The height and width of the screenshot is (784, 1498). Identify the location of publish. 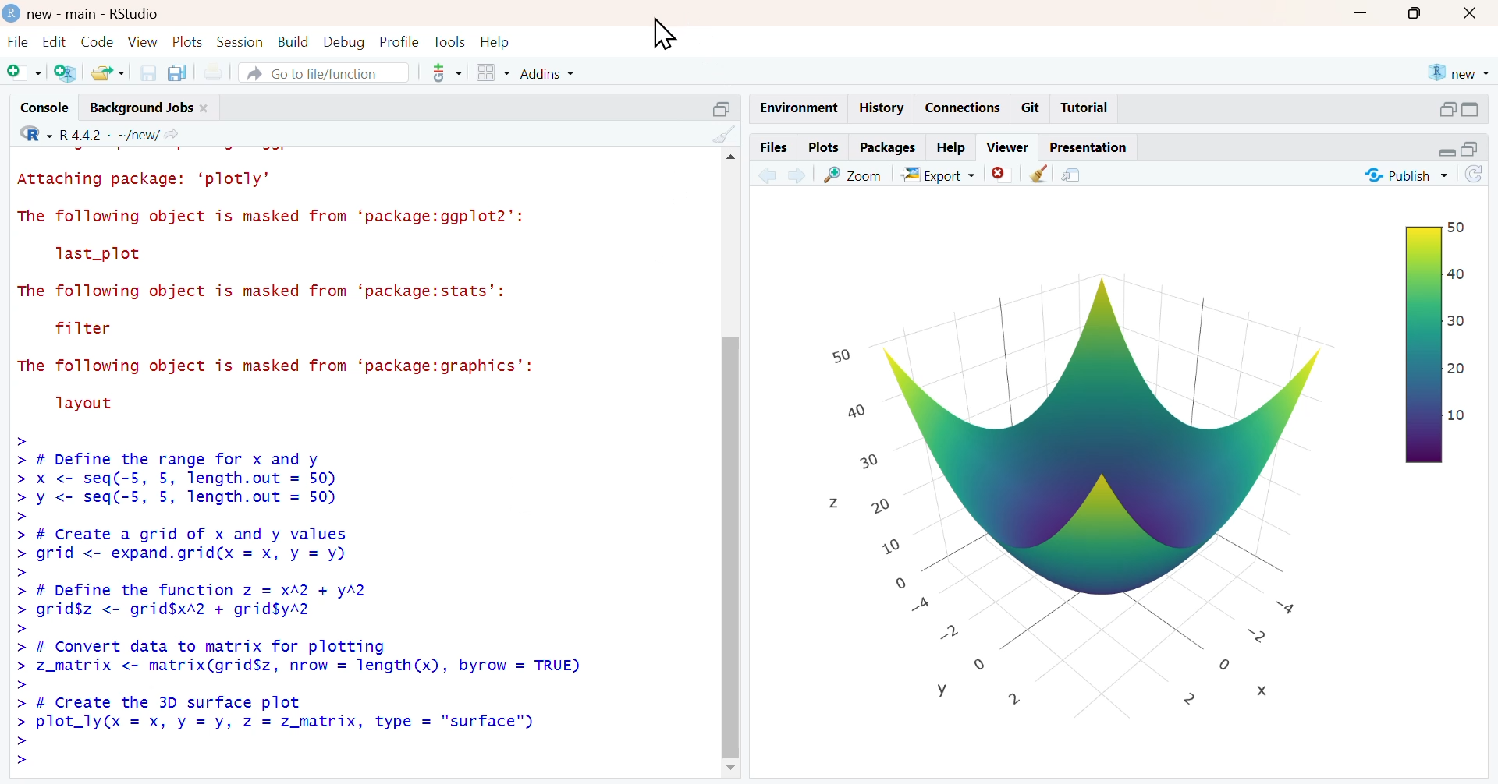
(1404, 177).